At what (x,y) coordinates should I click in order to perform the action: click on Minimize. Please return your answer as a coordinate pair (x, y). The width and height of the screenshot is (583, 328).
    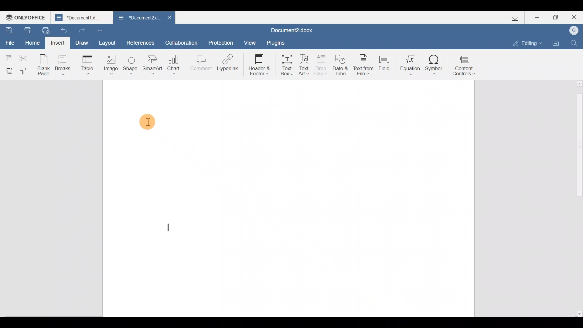
    Looking at the image, I should click on (537, 18).